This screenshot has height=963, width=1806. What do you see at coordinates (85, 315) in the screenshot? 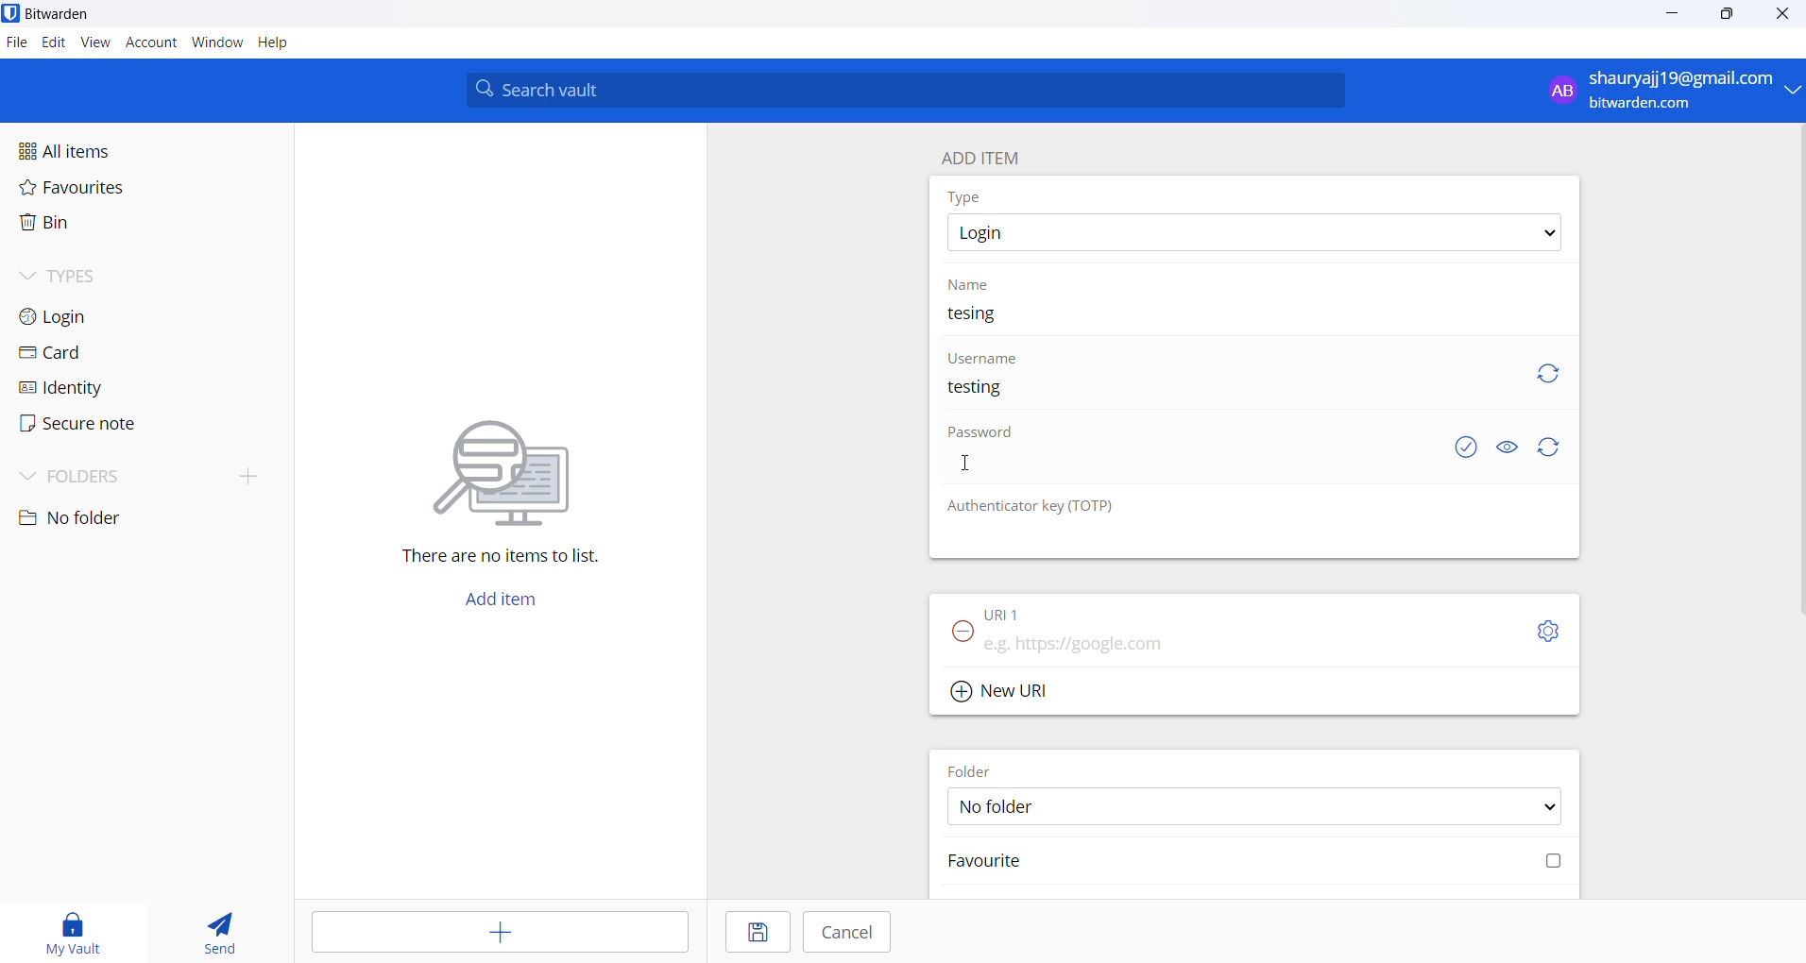
I see `login` at bounding box center [85, 315].